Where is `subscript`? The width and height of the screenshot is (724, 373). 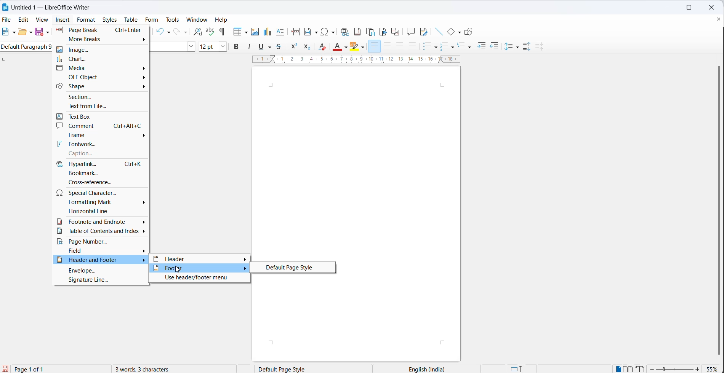
subscript is located at coordinates (307, 47).